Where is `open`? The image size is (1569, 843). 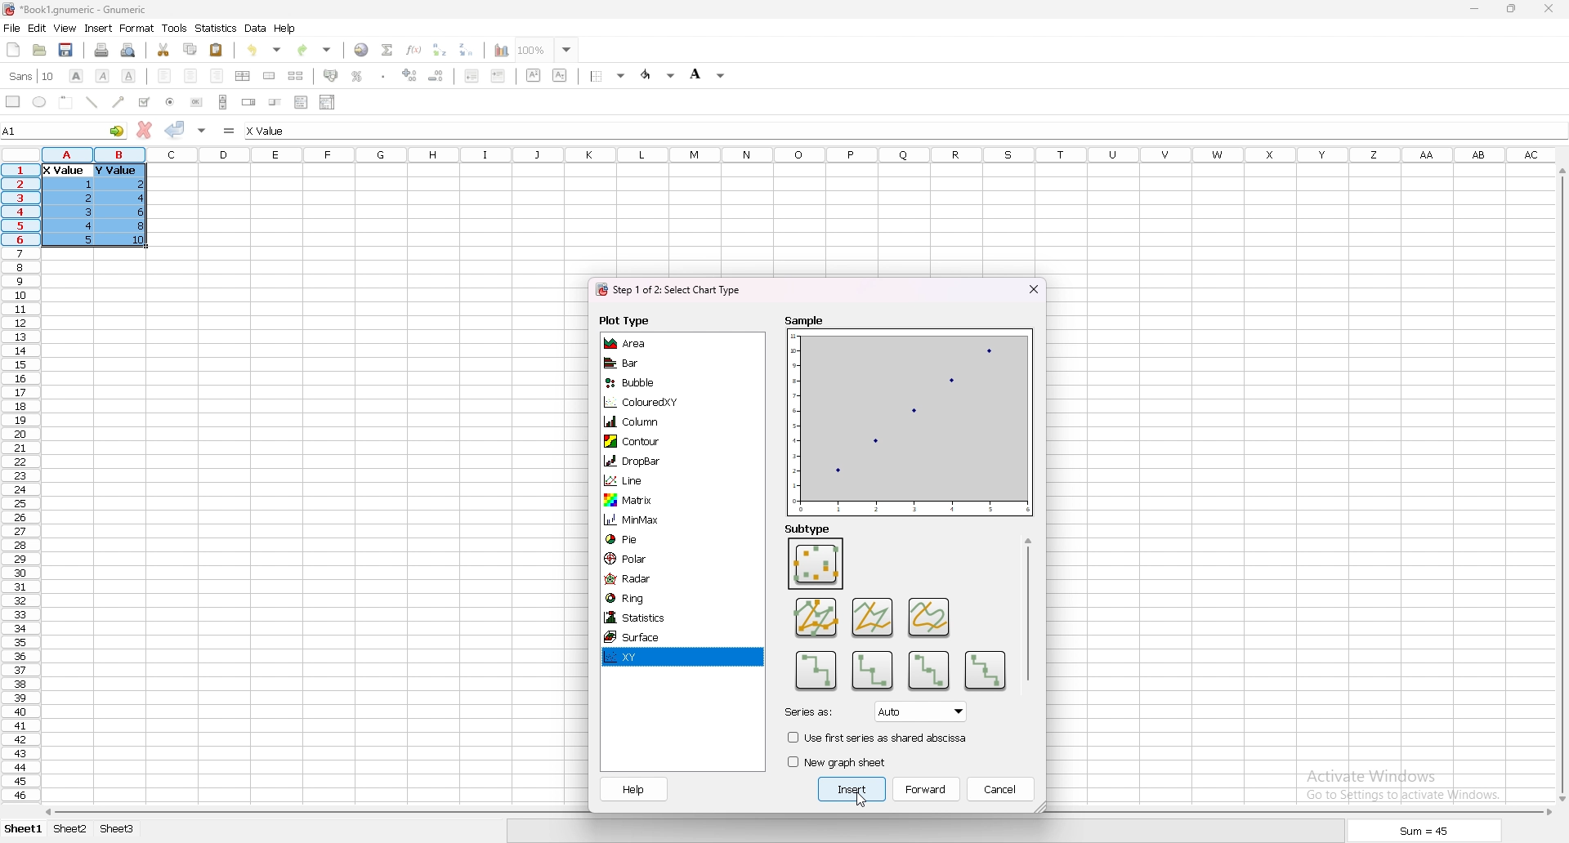
open is located at coordinates (39, 50).